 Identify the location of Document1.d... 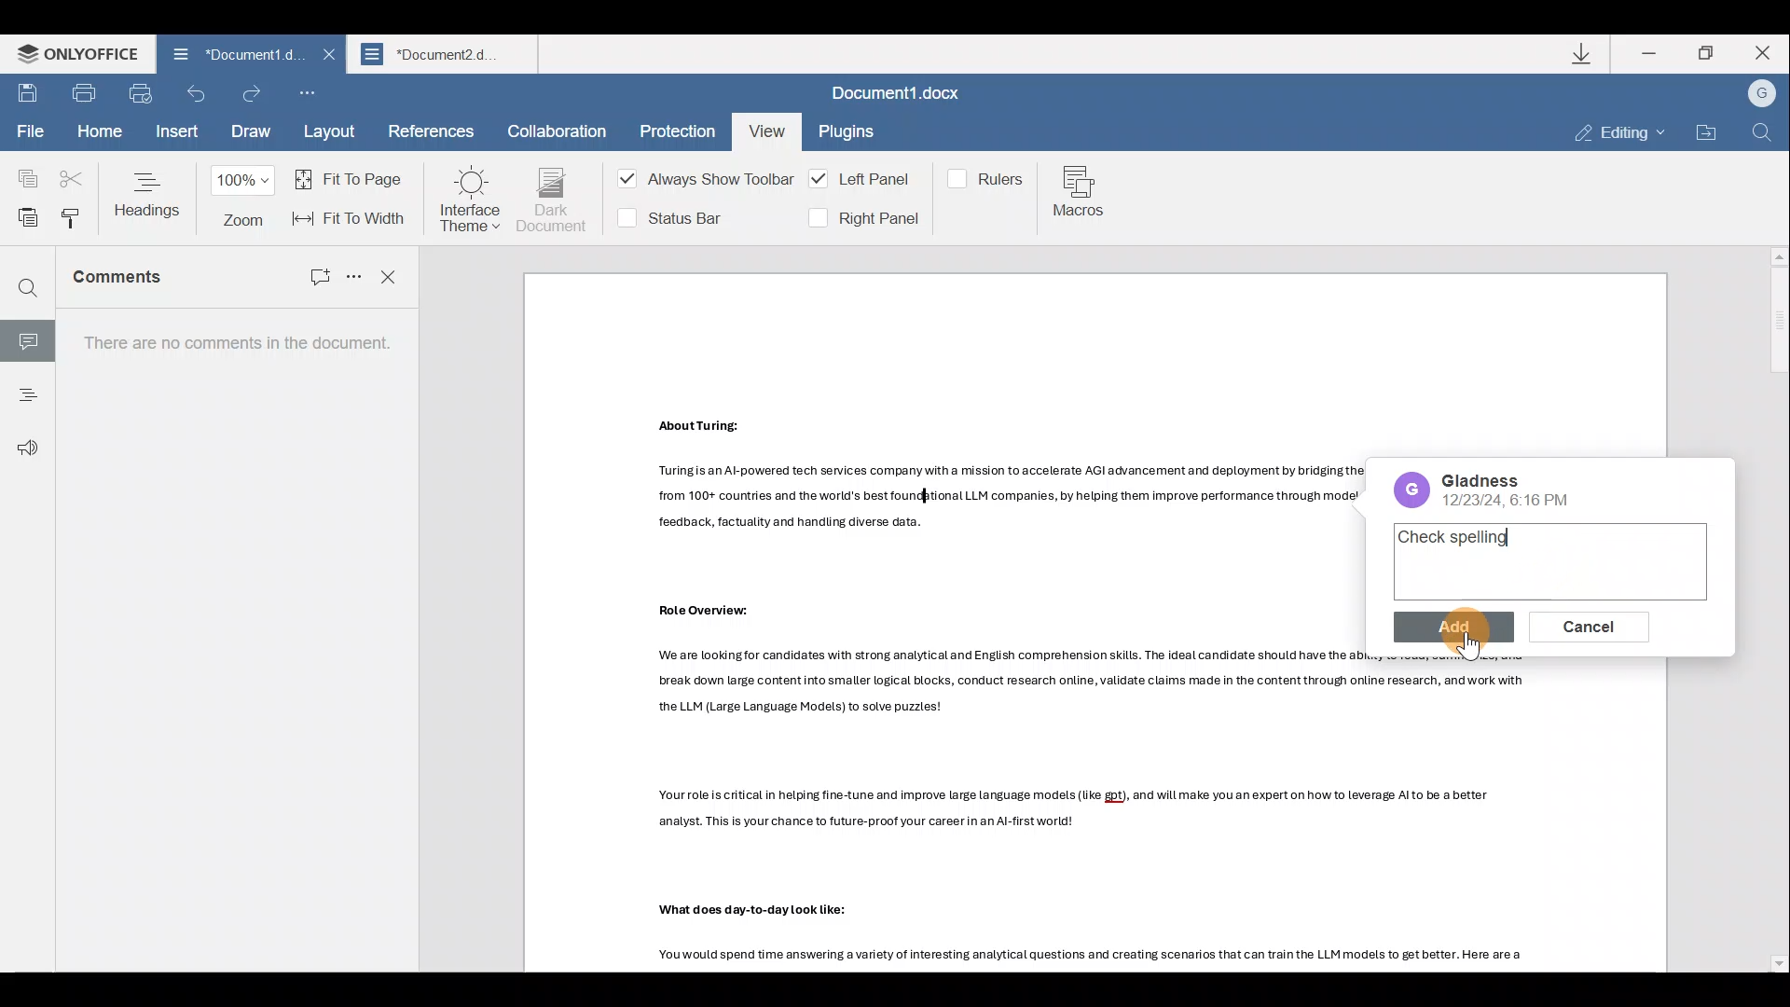
(225, 57).